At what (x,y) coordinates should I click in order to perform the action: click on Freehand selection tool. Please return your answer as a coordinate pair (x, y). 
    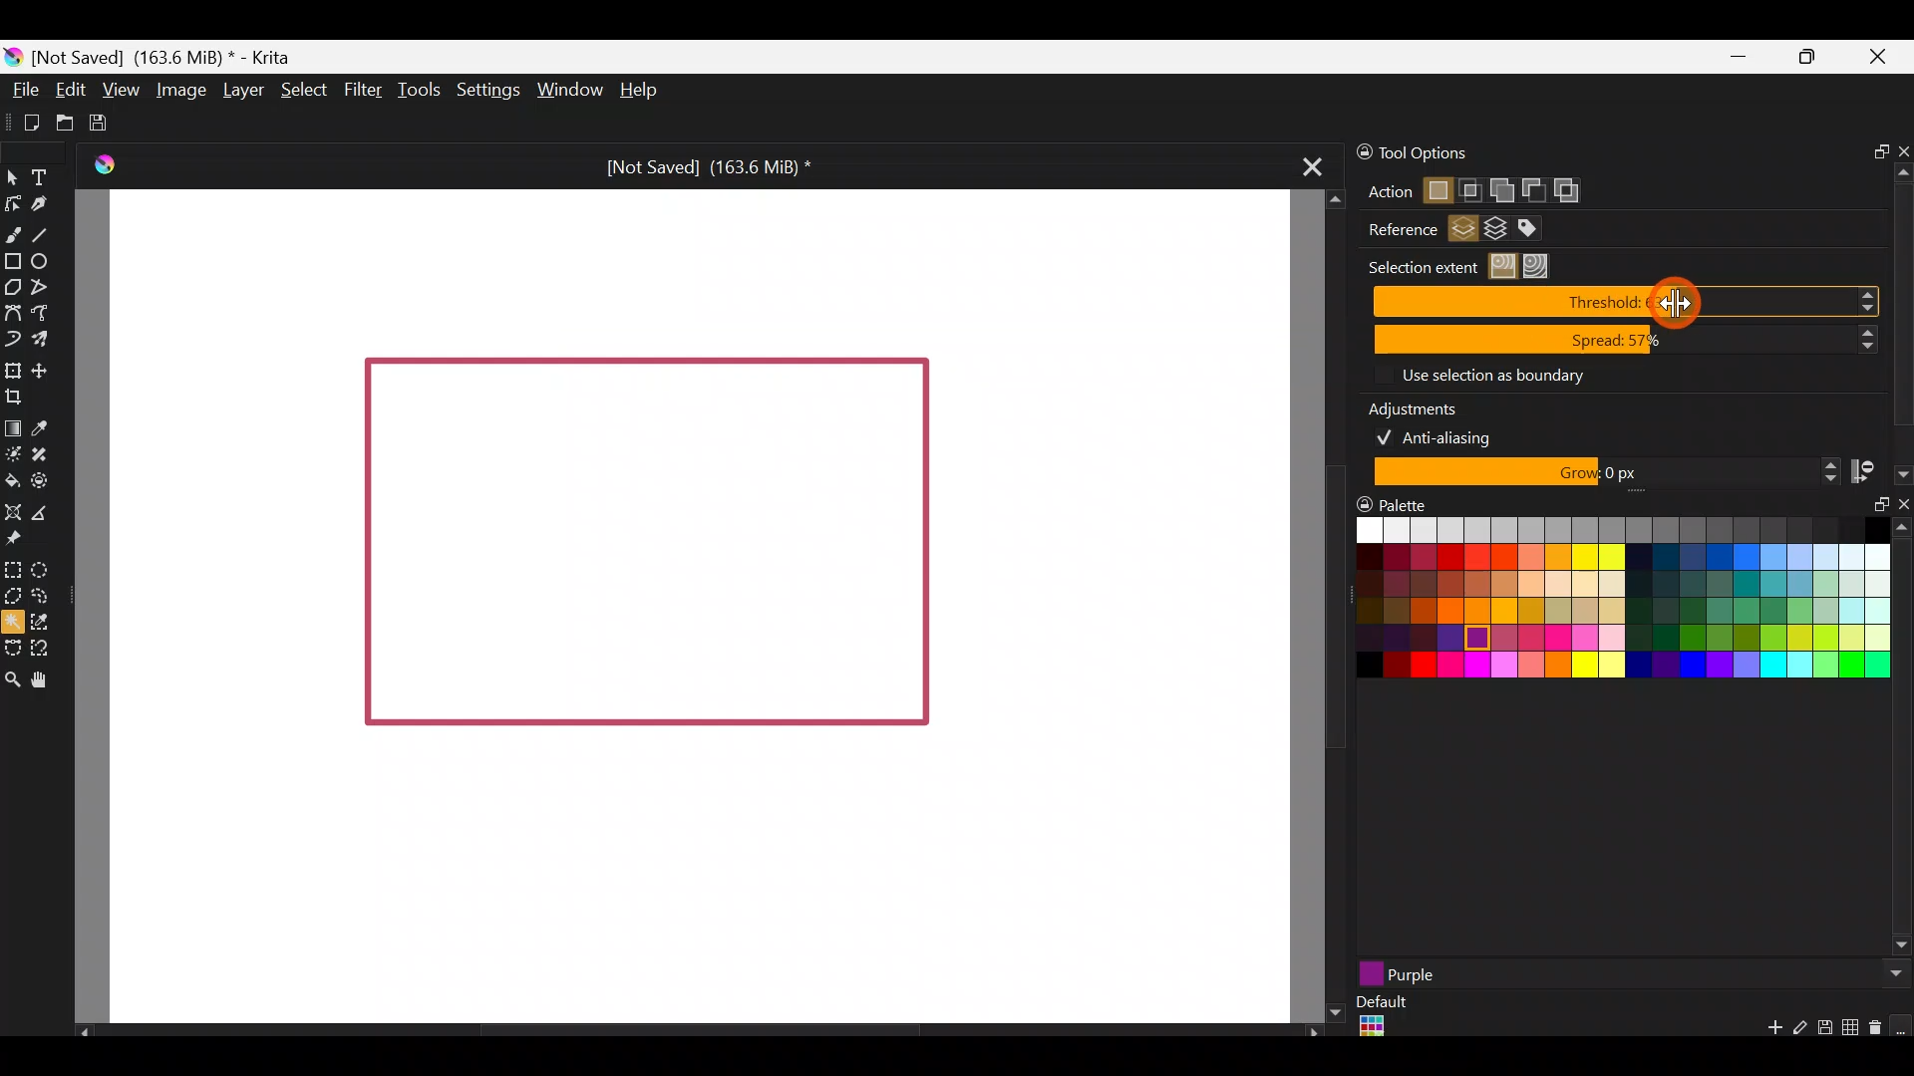
    Looking at the image, I should click on (42, 594).